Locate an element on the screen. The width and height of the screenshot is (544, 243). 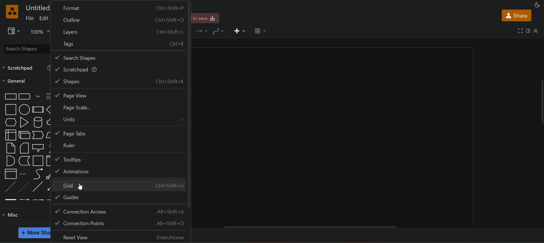
file is located at coordinates (29, 18).